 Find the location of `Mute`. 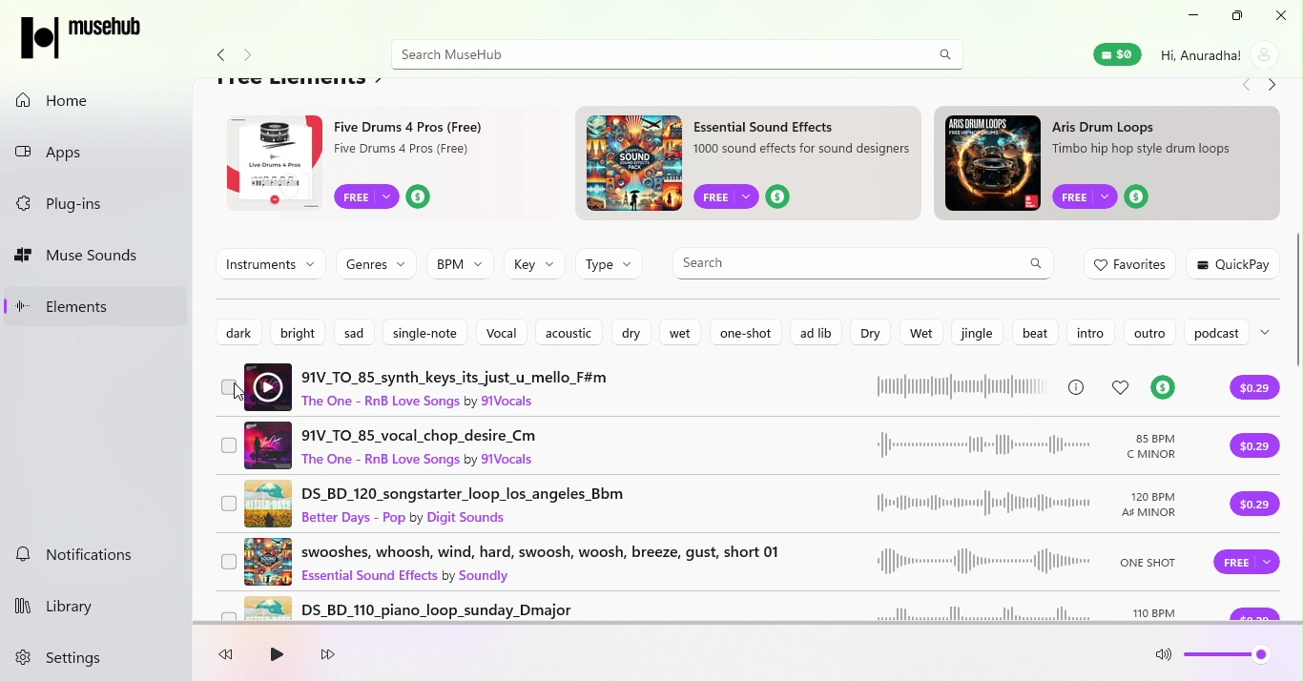

Mute is located at coordinates (1164, 658).